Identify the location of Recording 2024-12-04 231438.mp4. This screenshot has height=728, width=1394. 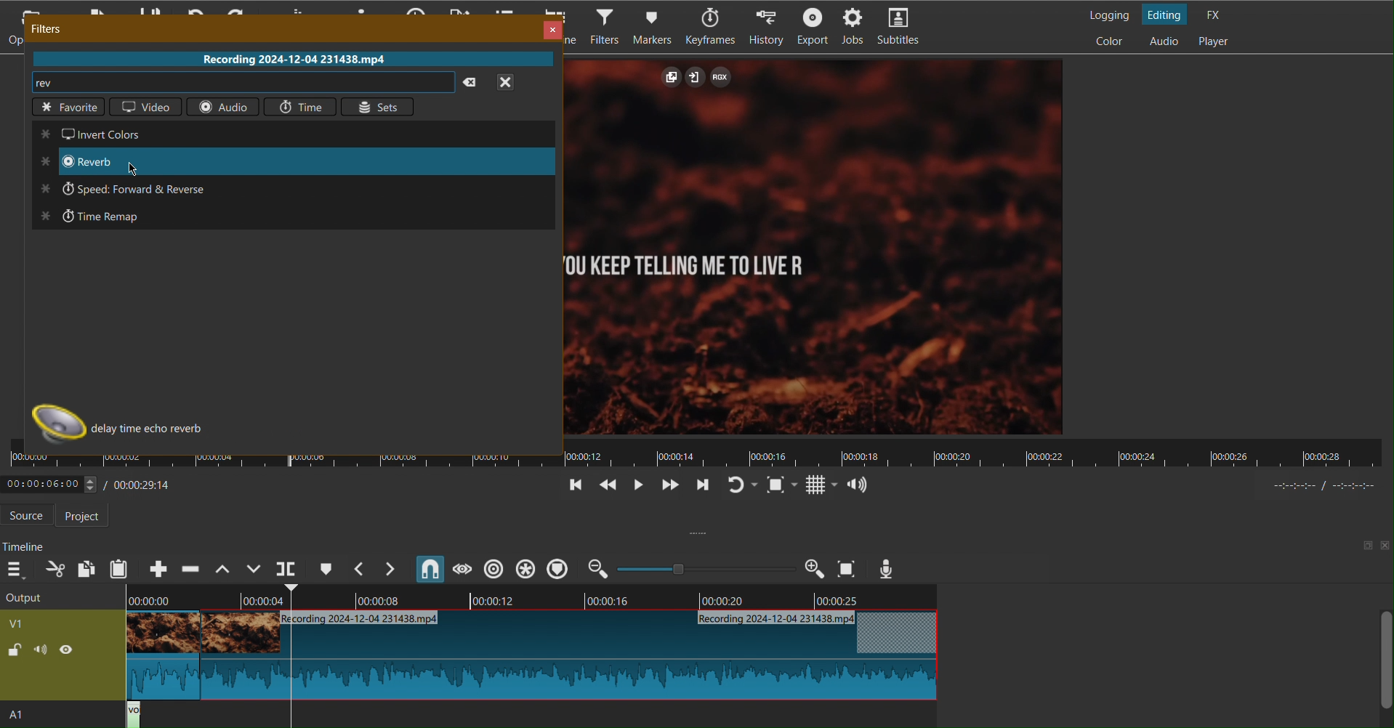
(288, 58).